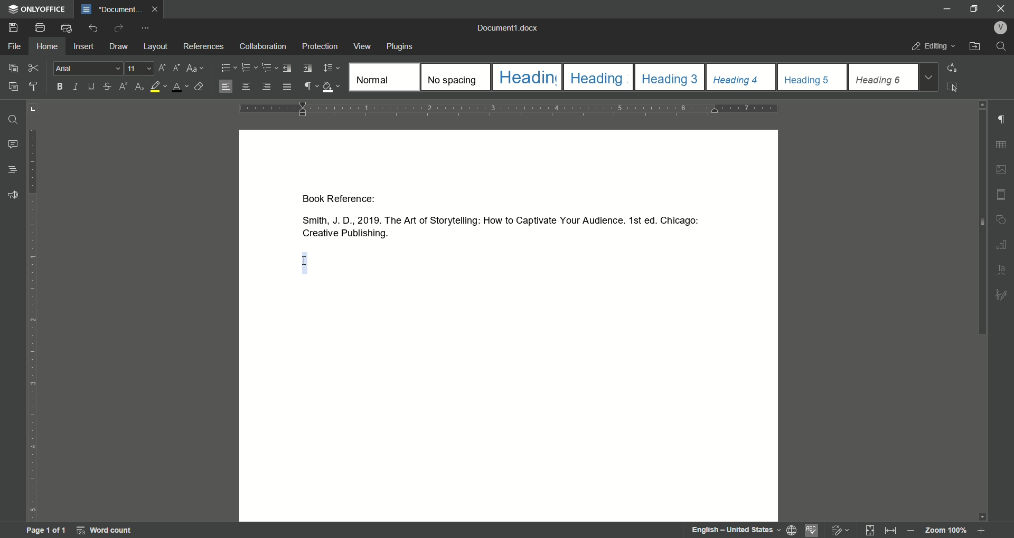  Describe the element at coordinates (331, 68) in the screenshot. I see `paragraph line spacing` at that location.